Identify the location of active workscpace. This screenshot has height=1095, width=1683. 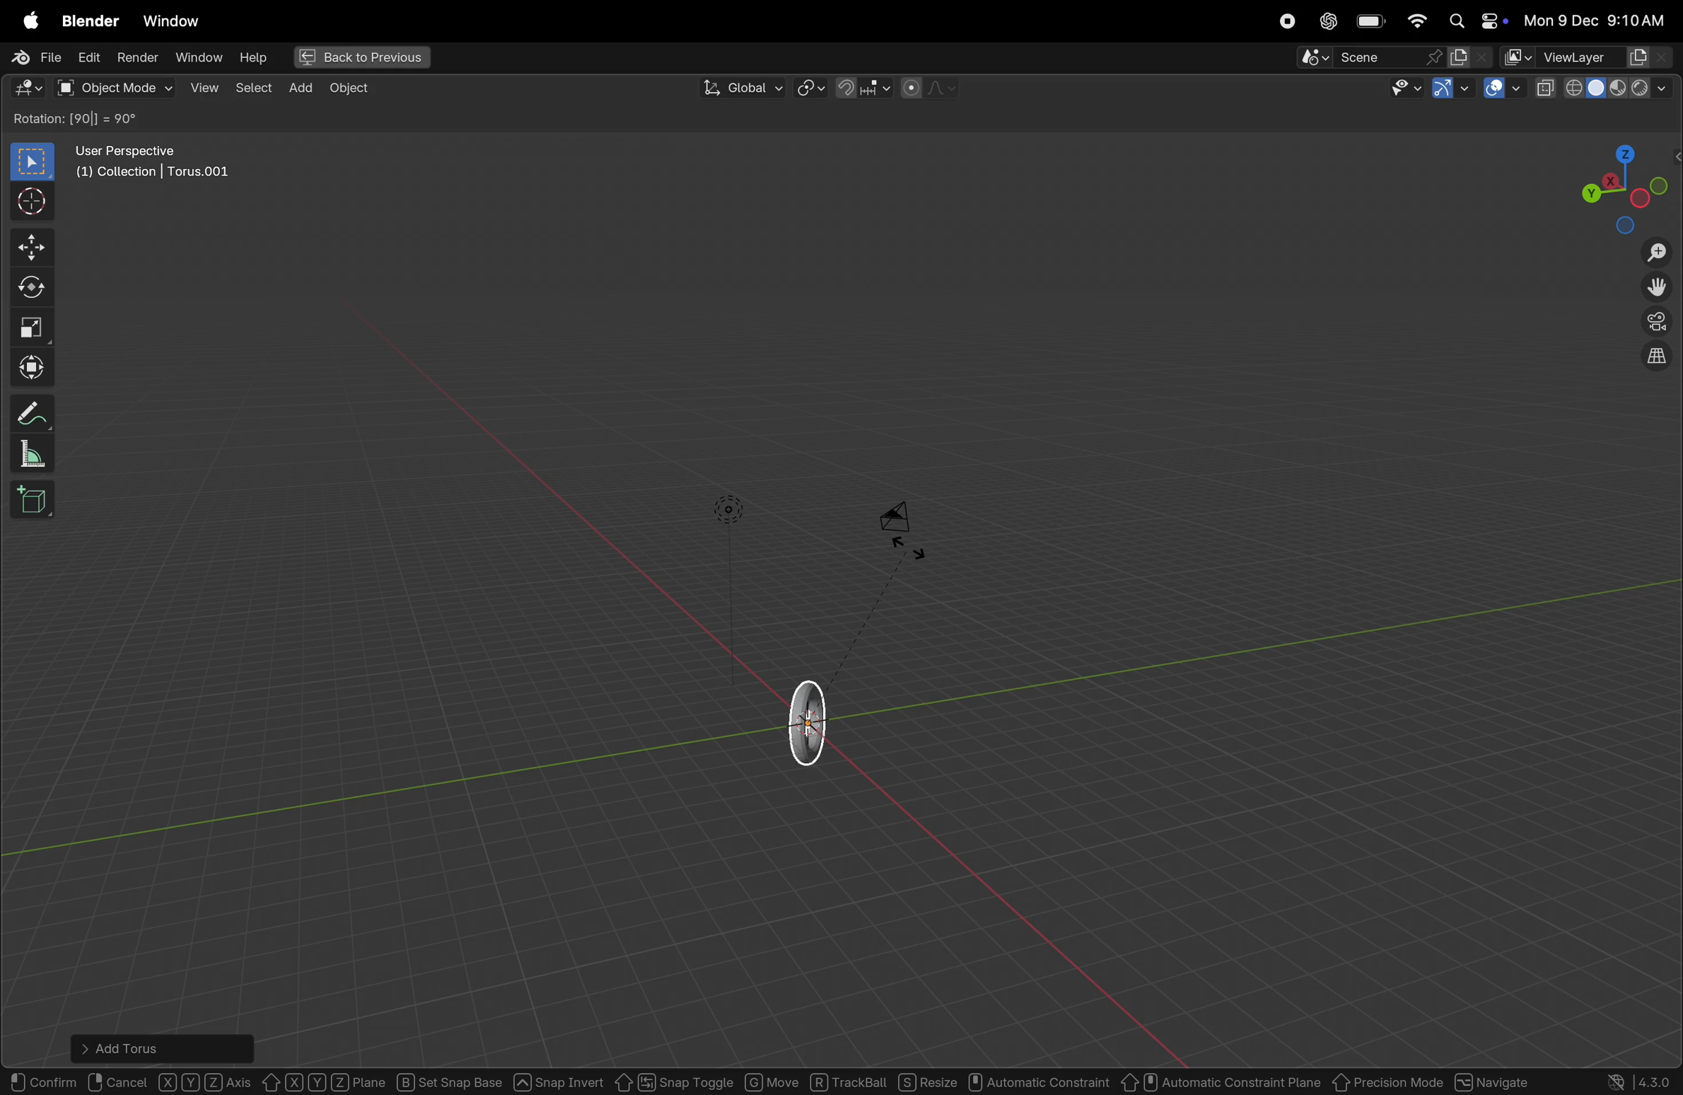
(1519, 56).